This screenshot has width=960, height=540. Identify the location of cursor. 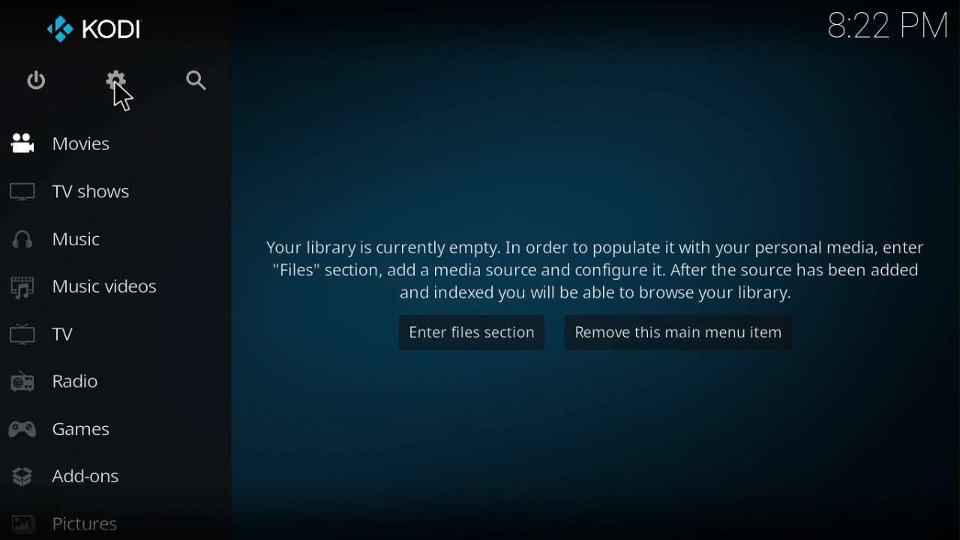
(122, 99).